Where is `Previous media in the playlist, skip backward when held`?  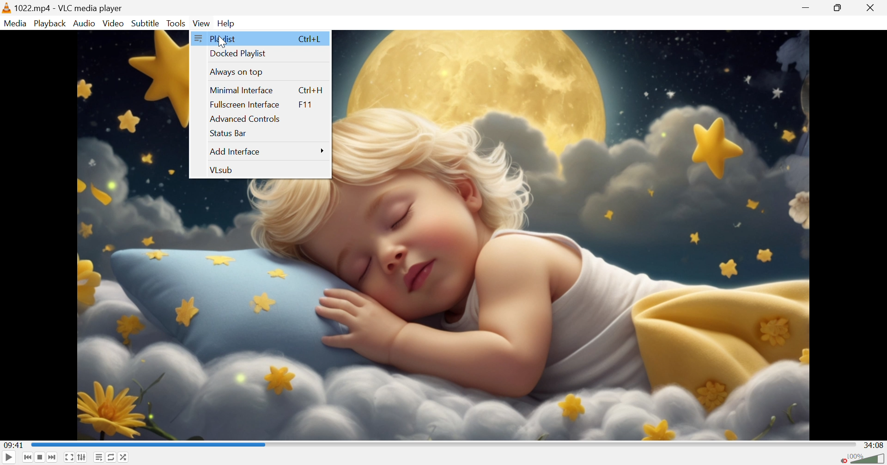
Previous media in the playlist, skip backward when held is located at coordinates (28, 458).